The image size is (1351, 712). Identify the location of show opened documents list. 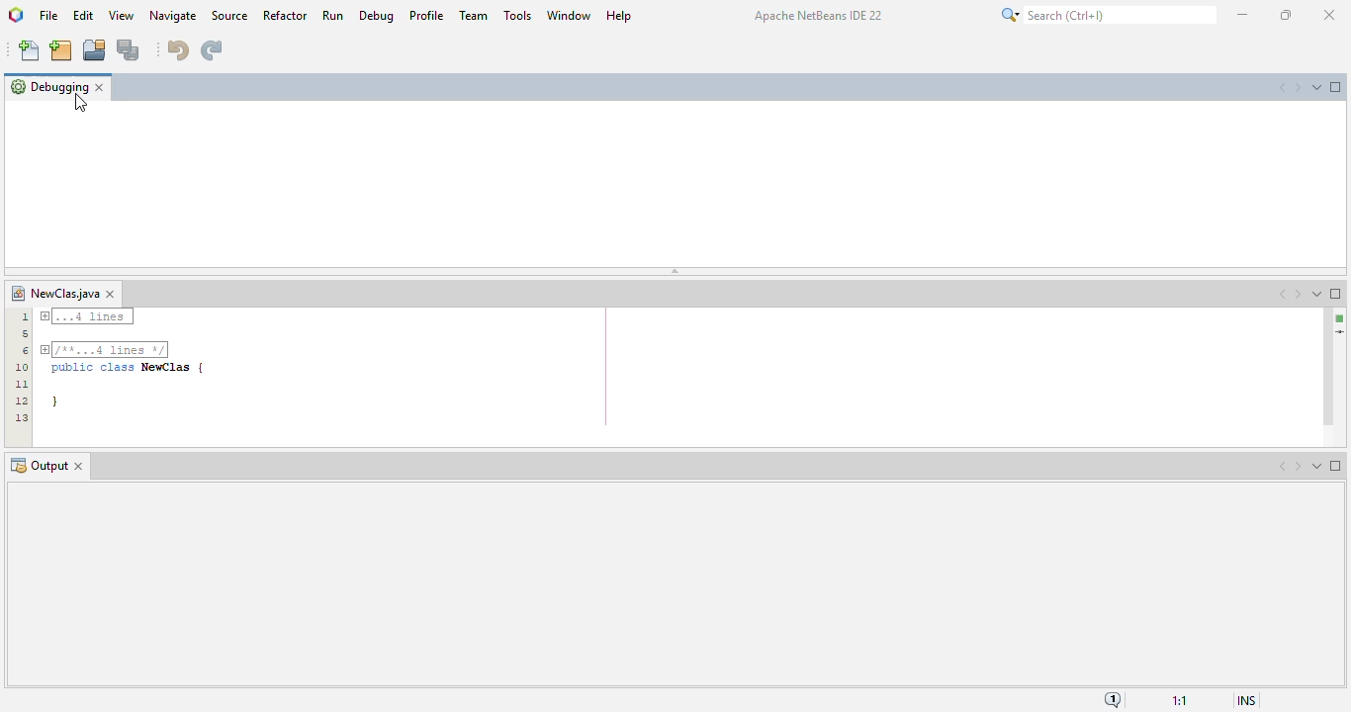
(1317, 294).